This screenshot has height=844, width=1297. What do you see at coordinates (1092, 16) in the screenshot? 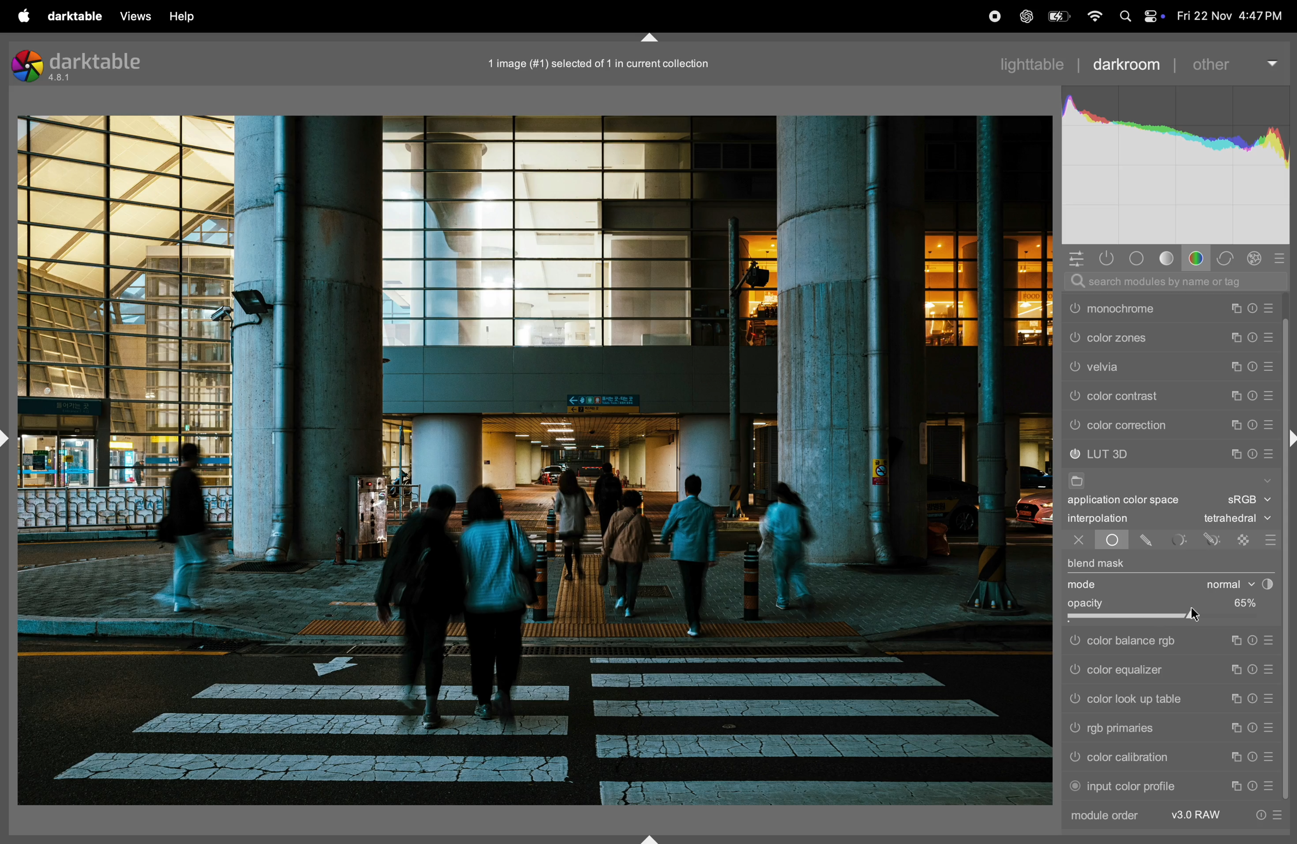
I see `wifi` at bounding box center [1092, 16].